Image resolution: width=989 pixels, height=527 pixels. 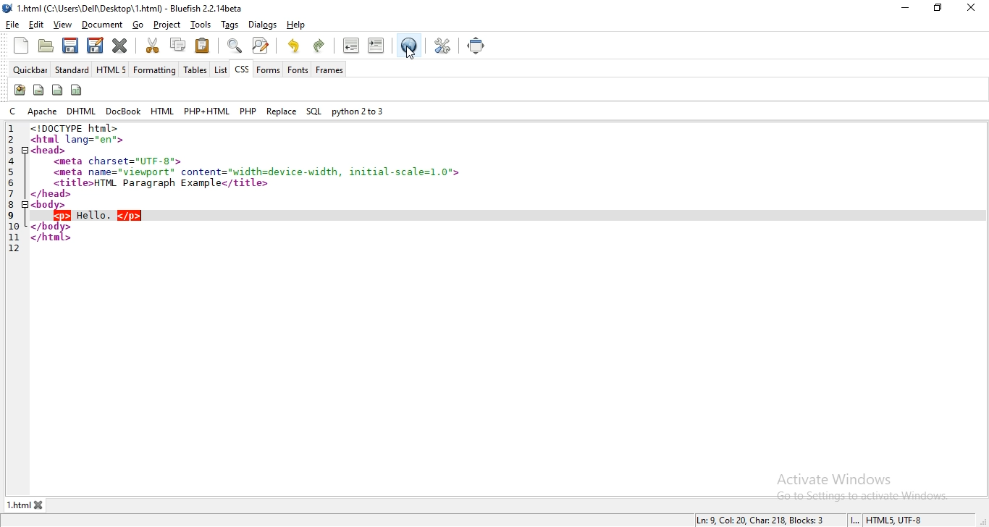 I want to click on columns, so click(x=77, y=89).